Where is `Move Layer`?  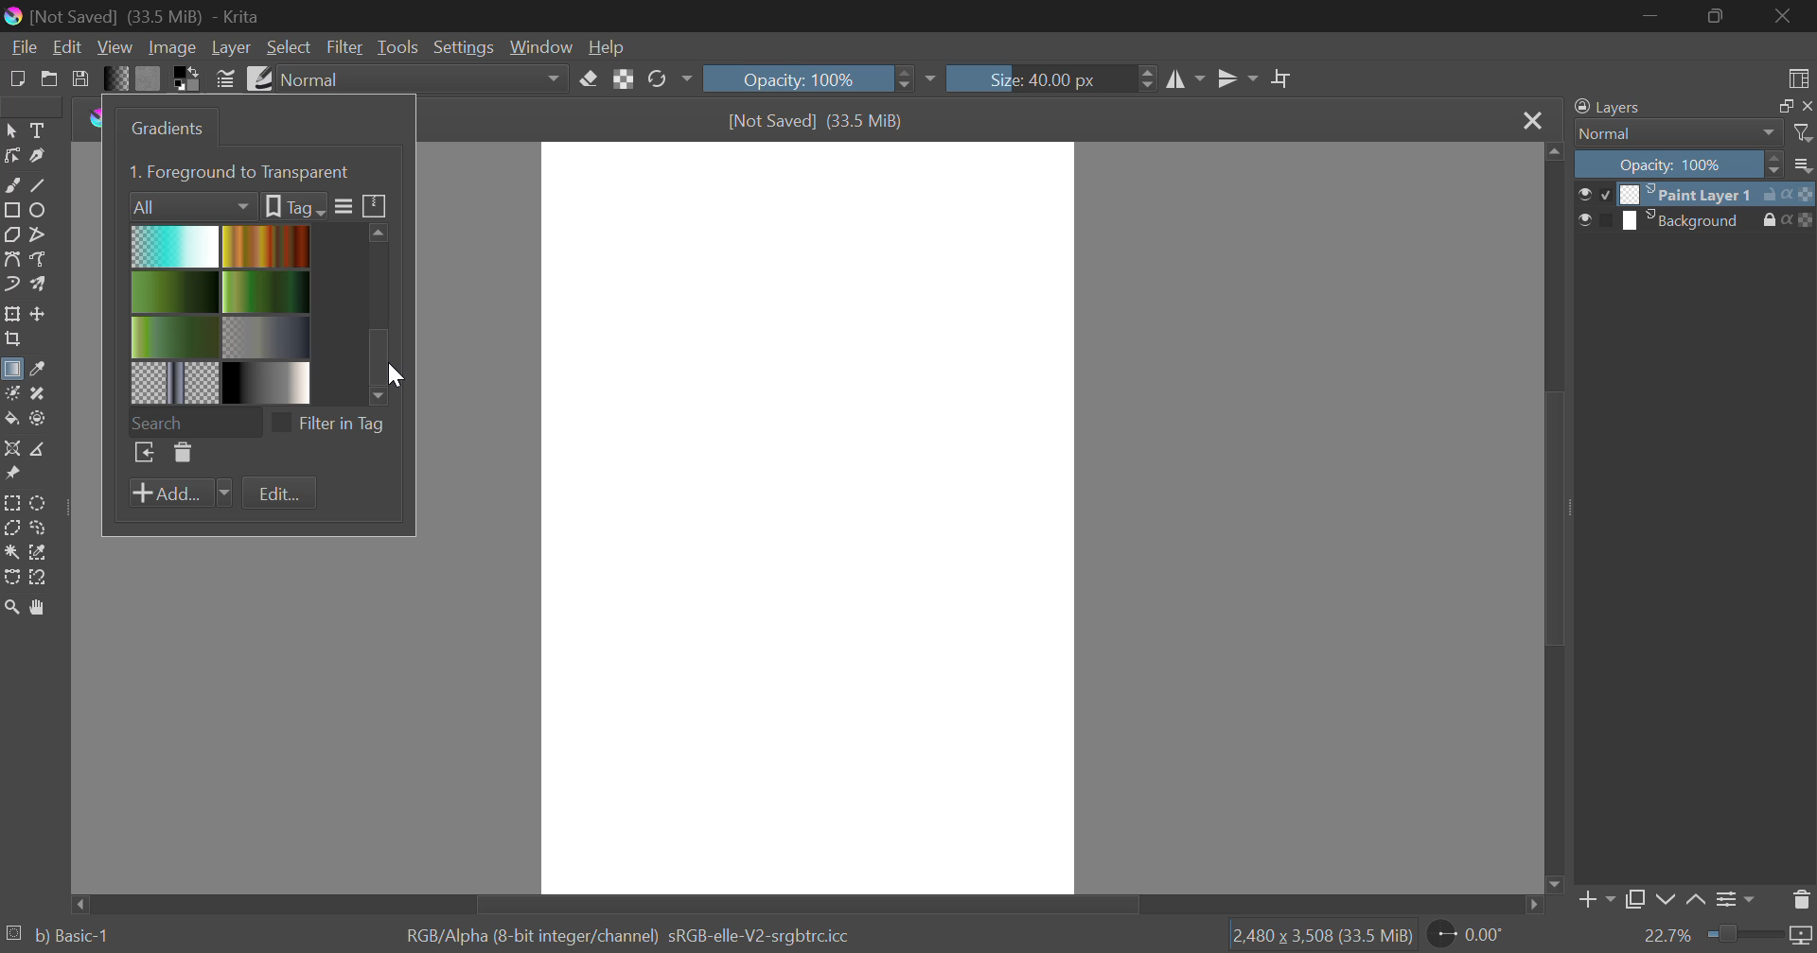
Move Layer is located at coordinates (39, 314).